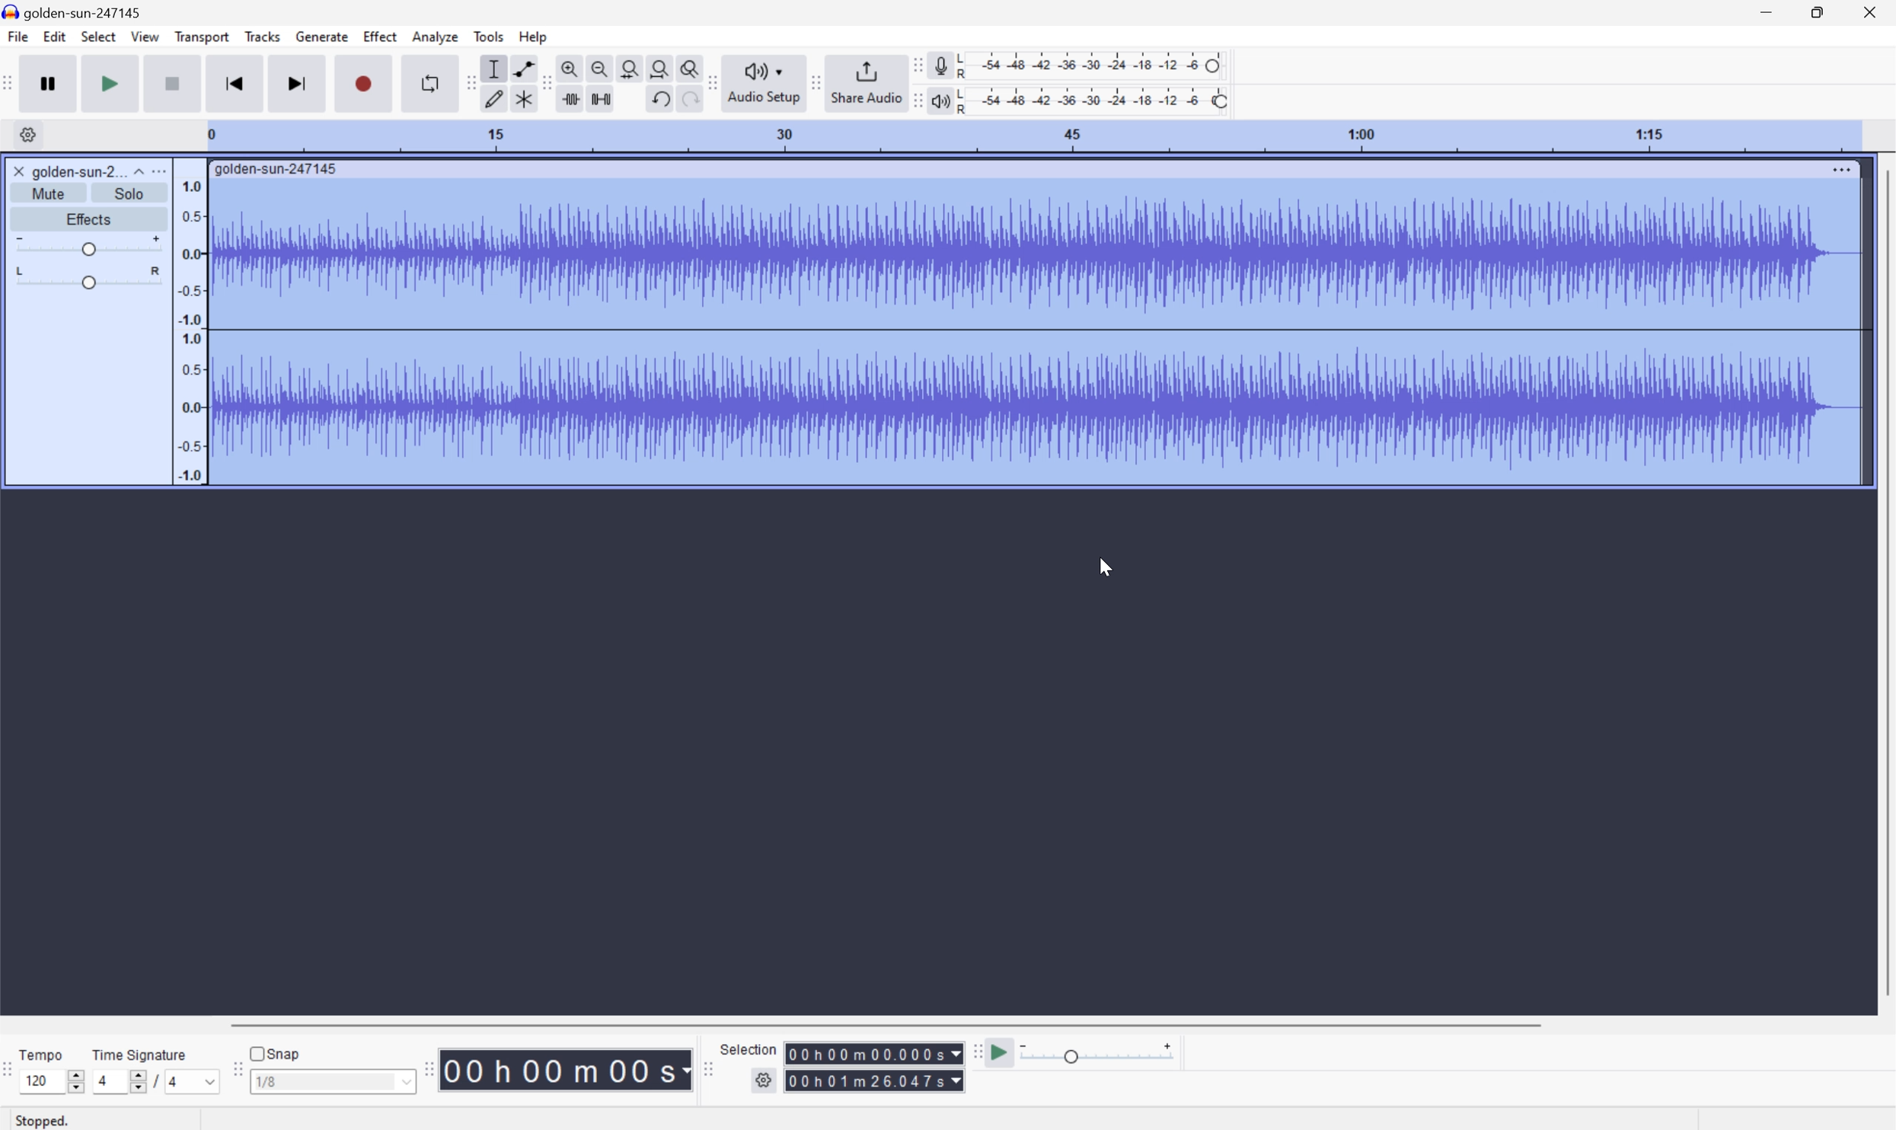 The height and width of the screenshot is (1130, 1896). Describe the element at coordinates (139, 1053) in the screenshot. I see `Time signature` at that location.